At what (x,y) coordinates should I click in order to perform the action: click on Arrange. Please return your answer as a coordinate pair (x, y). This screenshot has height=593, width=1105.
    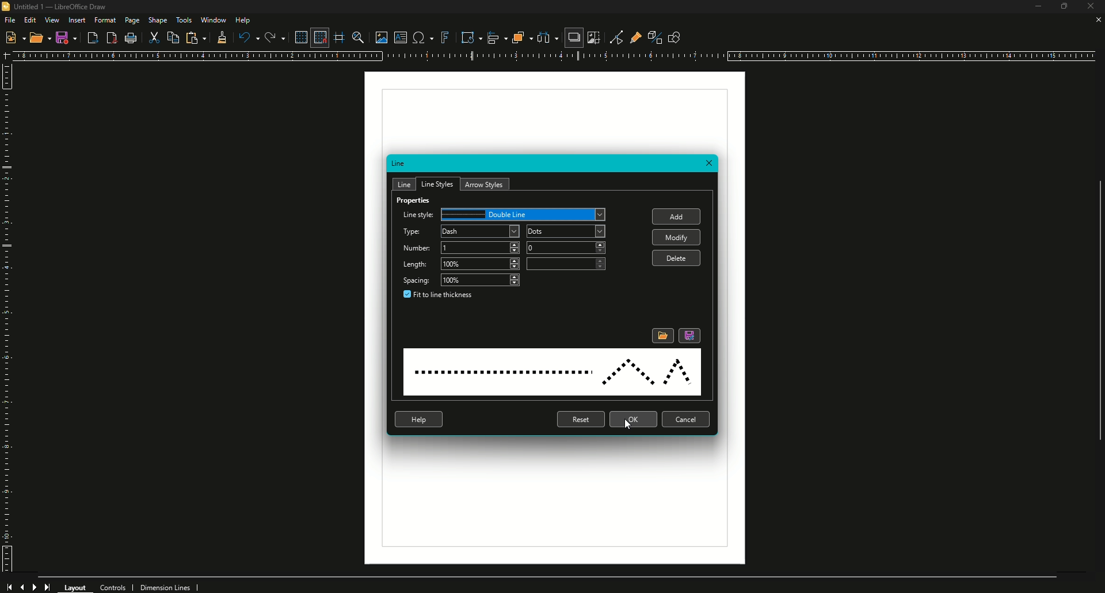
    Looking at the image, I should click on (518, 37).